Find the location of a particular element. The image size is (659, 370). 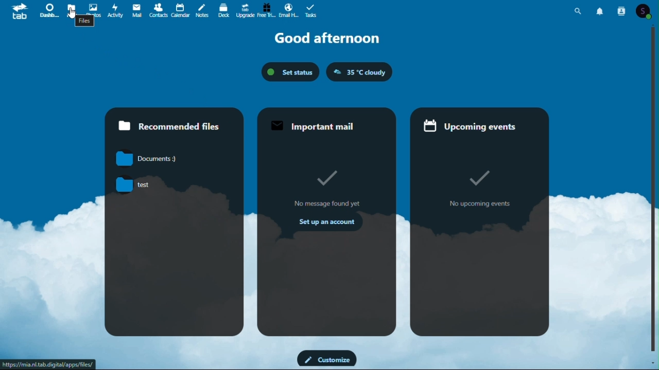

Recommended files is located at coordinates (176, 121).